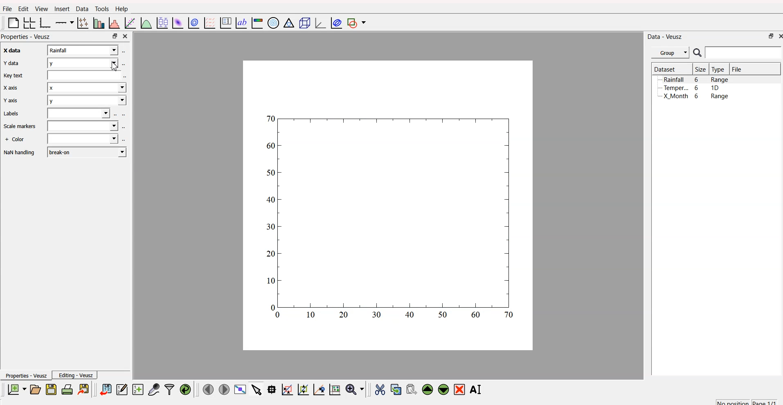 The width and height of the screenshot is (783, 405). I want to click on field, so click(84, 126).